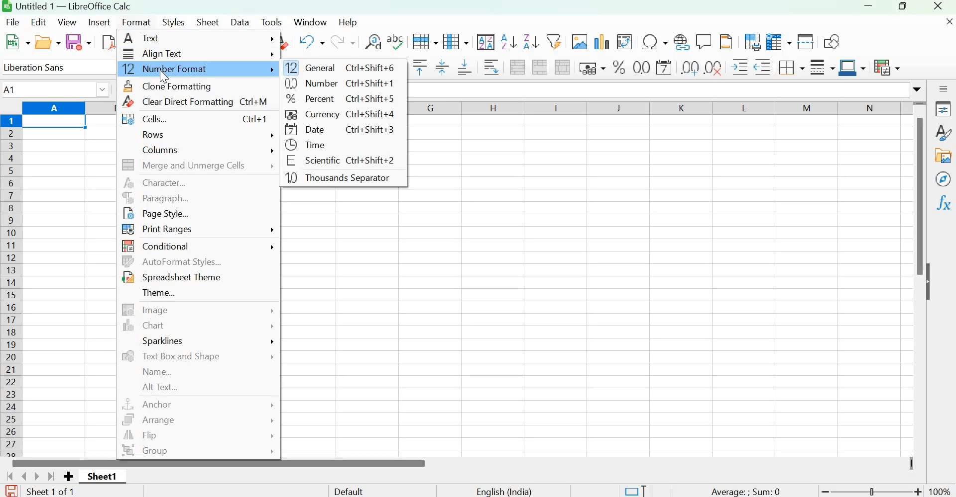 The height and width of the screenshot is (497, 956). I want to click on Column, so click(458, 42).